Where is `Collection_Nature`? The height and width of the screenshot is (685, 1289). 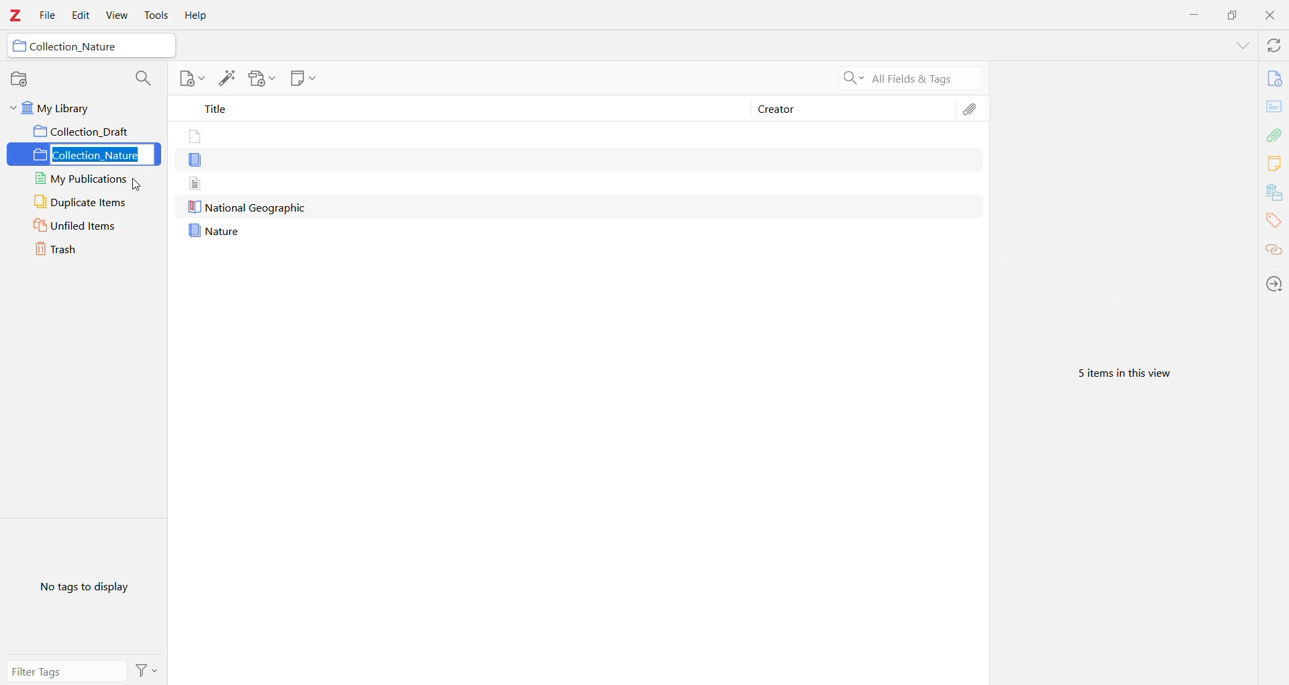 Collection_Nature is located at coordinates (86, 154).